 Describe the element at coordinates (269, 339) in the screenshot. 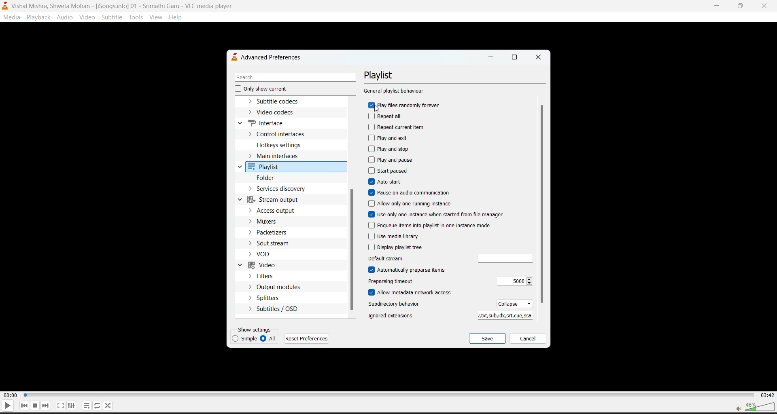

I see `all` at that location.